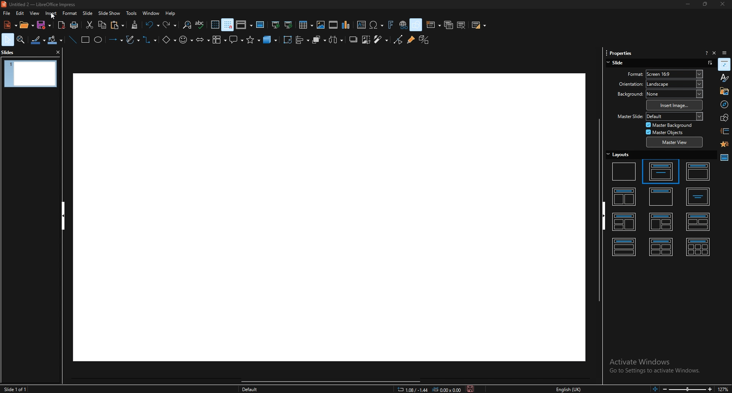 The height and width of the screenshot is (393, 732). I want to click on zoom and pan, so click(21, 40).